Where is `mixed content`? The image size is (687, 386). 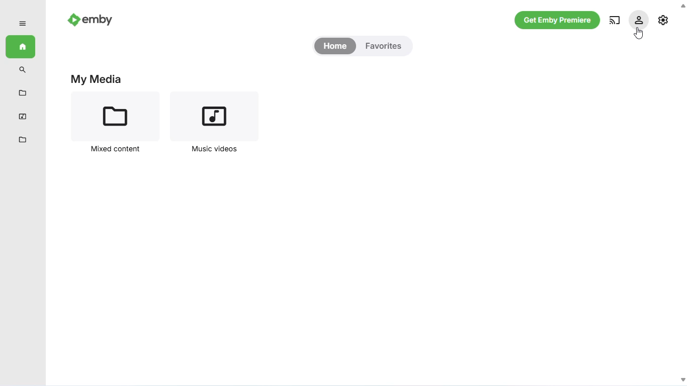
mixed content is located at coordinates (22, 93).